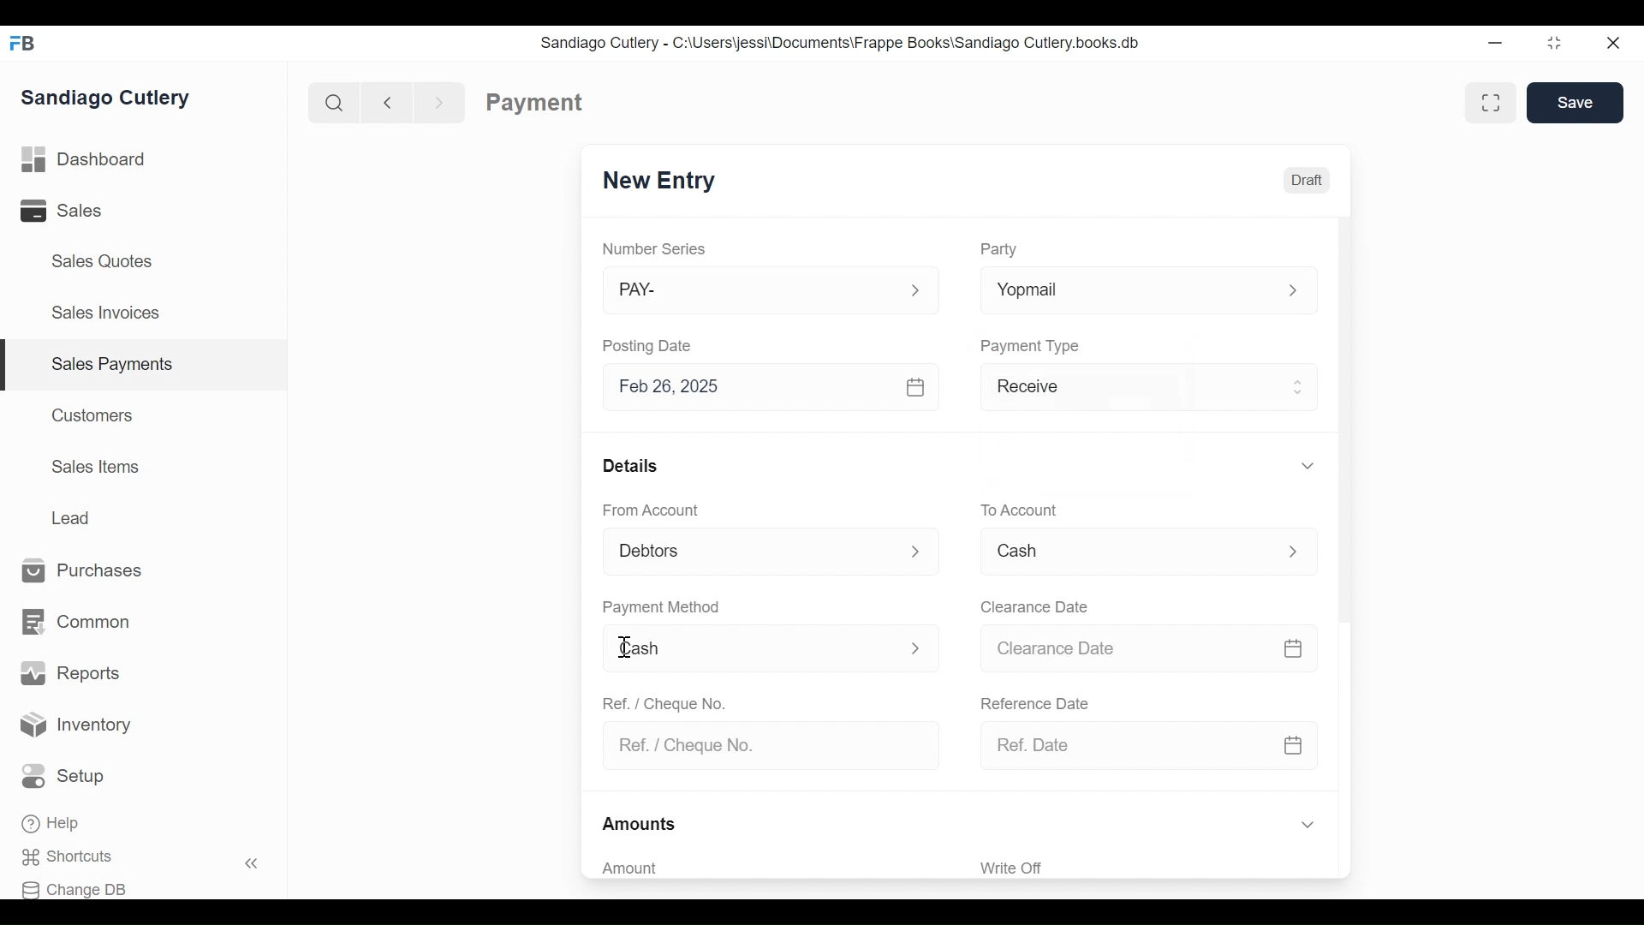 The width and height of the screenshot is (1644, 925). Describe the element at coordinates (920, 551) in the screenshot. I see `Expand` at that location.